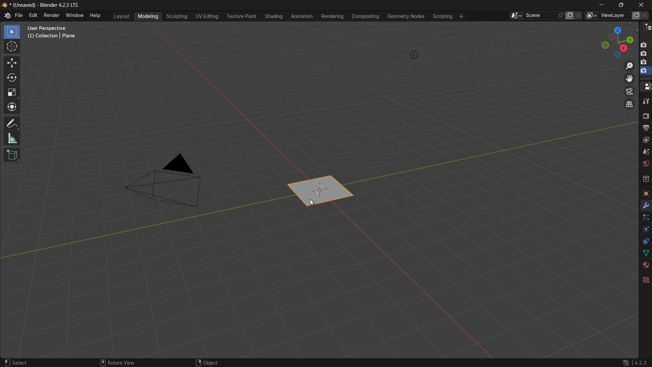 Image resolution: width=652 pixels, height=367 pixels. What do you see at coordinates (177, 17) in the screenshot?
I see `sculpting` at bounding box center [177, 17].